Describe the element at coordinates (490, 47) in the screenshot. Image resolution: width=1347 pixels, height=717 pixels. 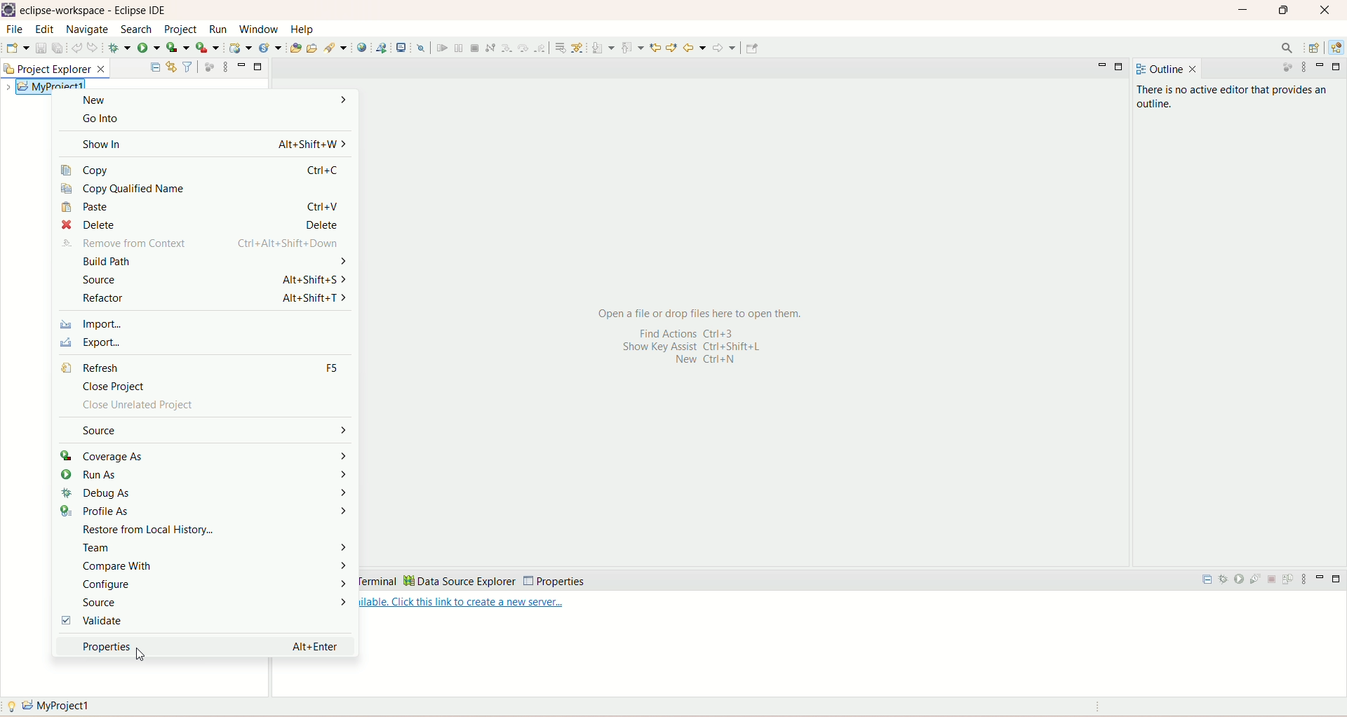
I see `disconnect` at that location.